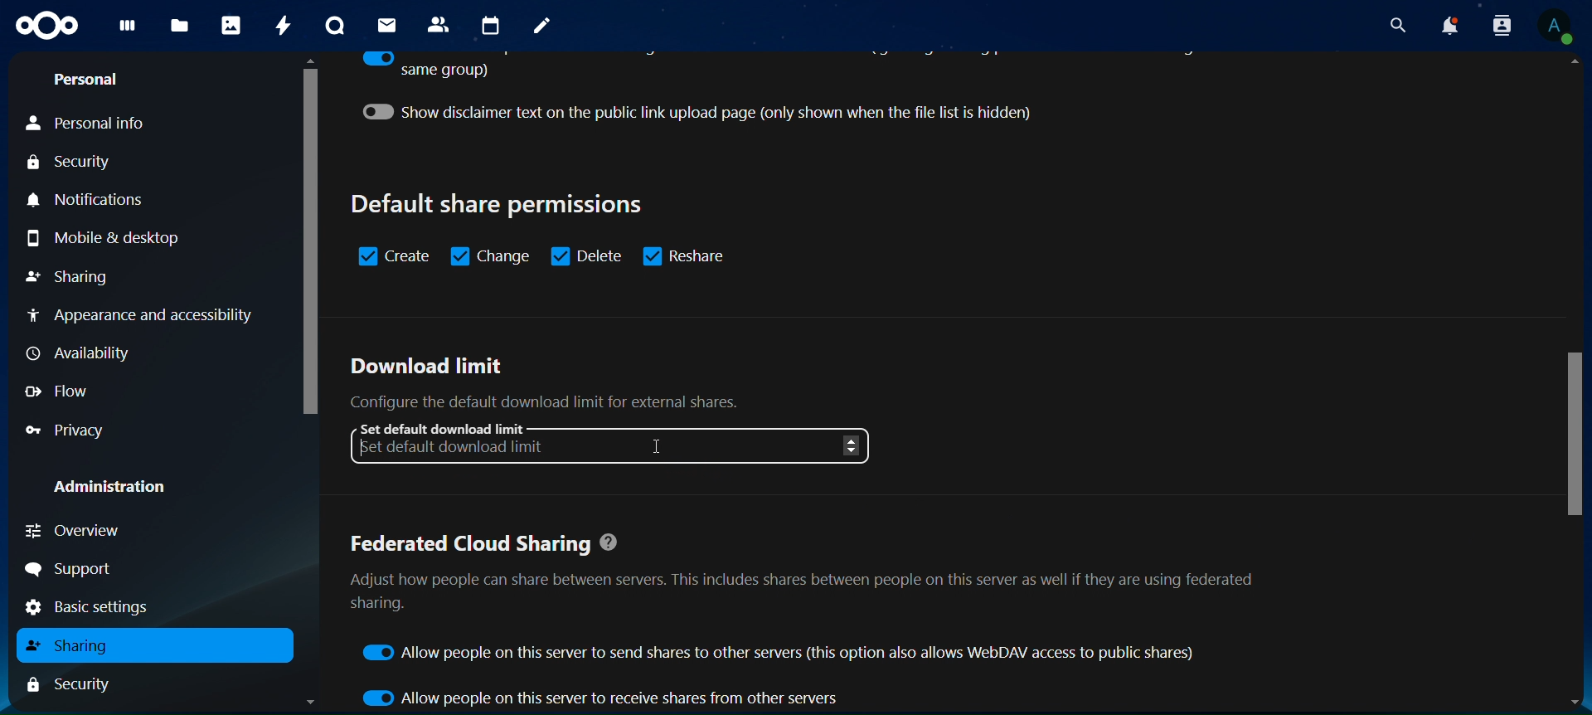  I want to click on basic settings, so click(101, 608).